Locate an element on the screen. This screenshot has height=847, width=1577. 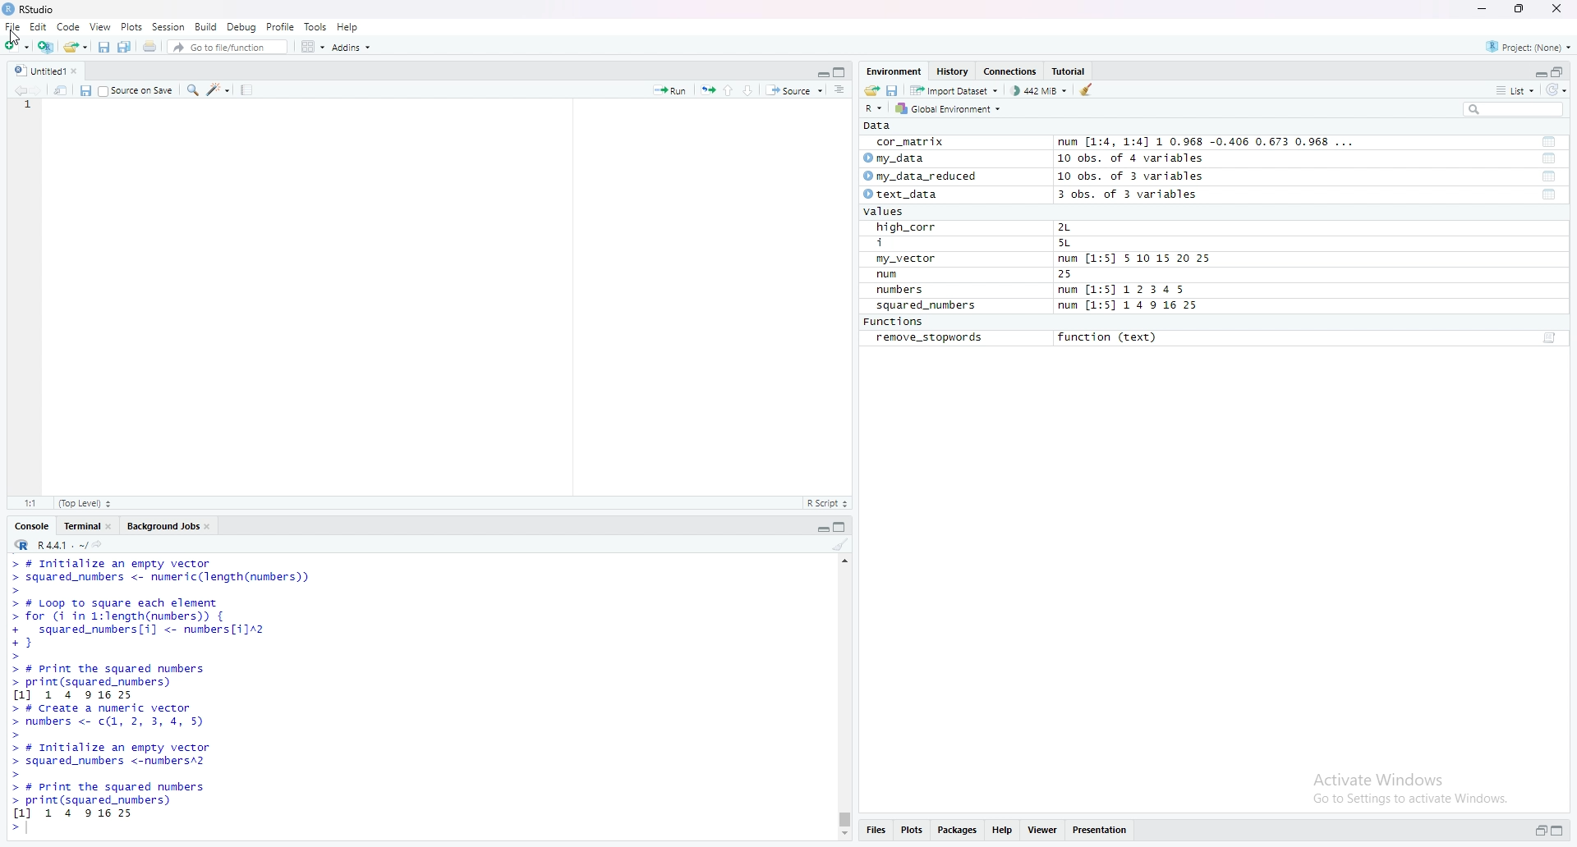
2L is located at coordinates (1086, 227).